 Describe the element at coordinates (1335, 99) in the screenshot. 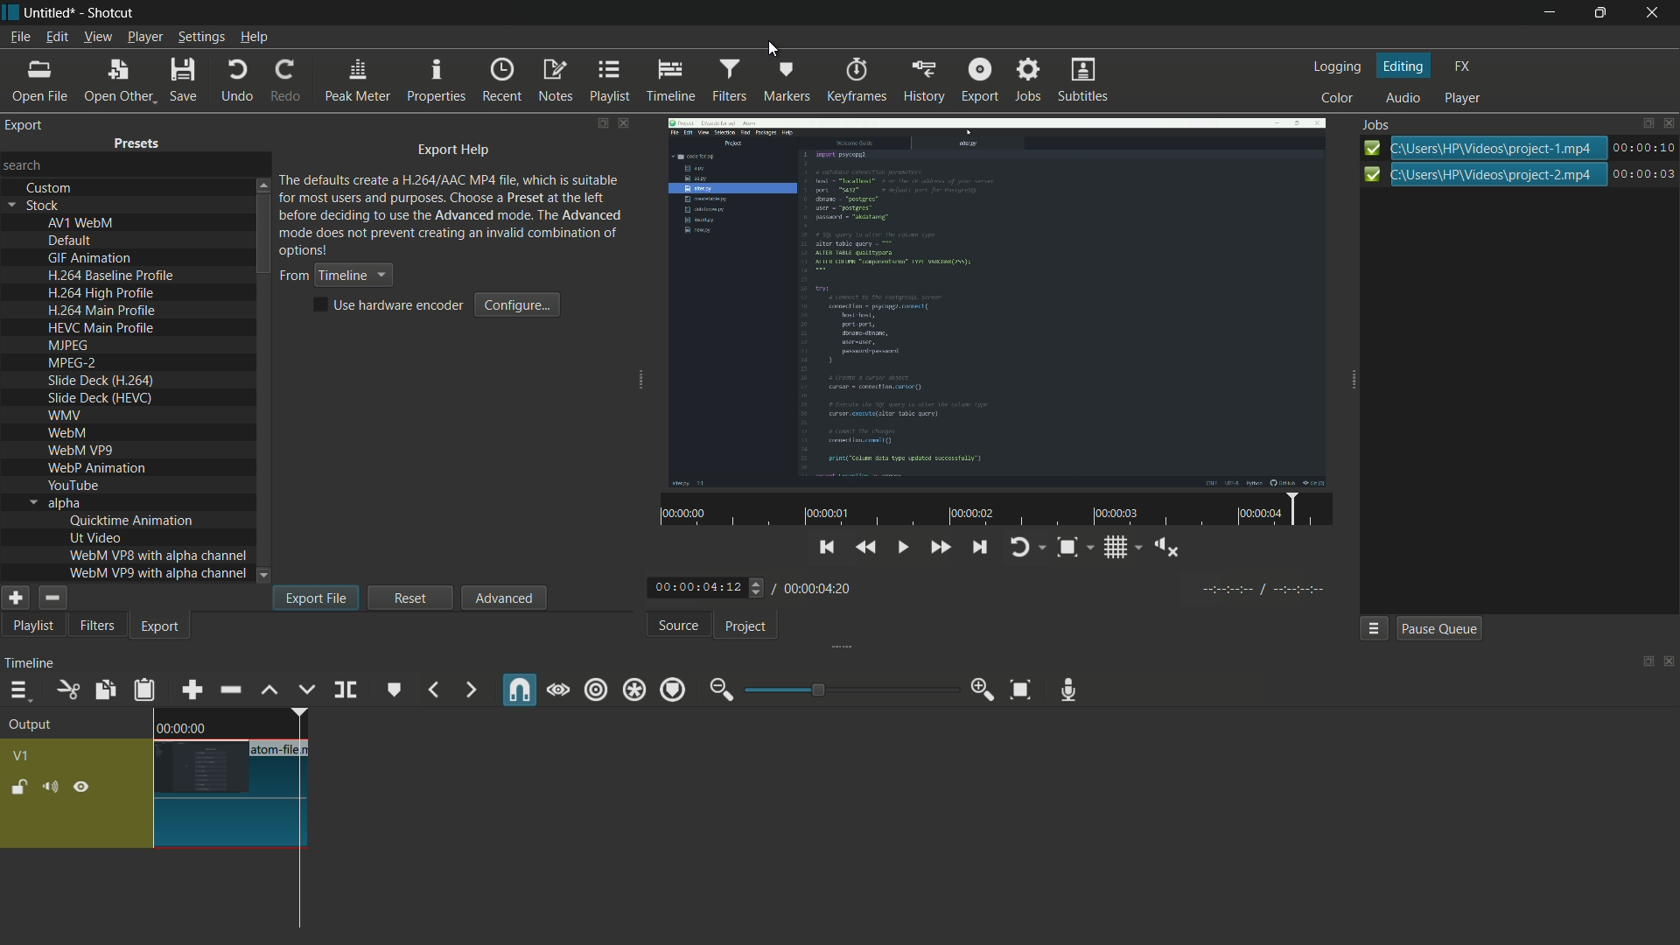

I see `color` at that location.